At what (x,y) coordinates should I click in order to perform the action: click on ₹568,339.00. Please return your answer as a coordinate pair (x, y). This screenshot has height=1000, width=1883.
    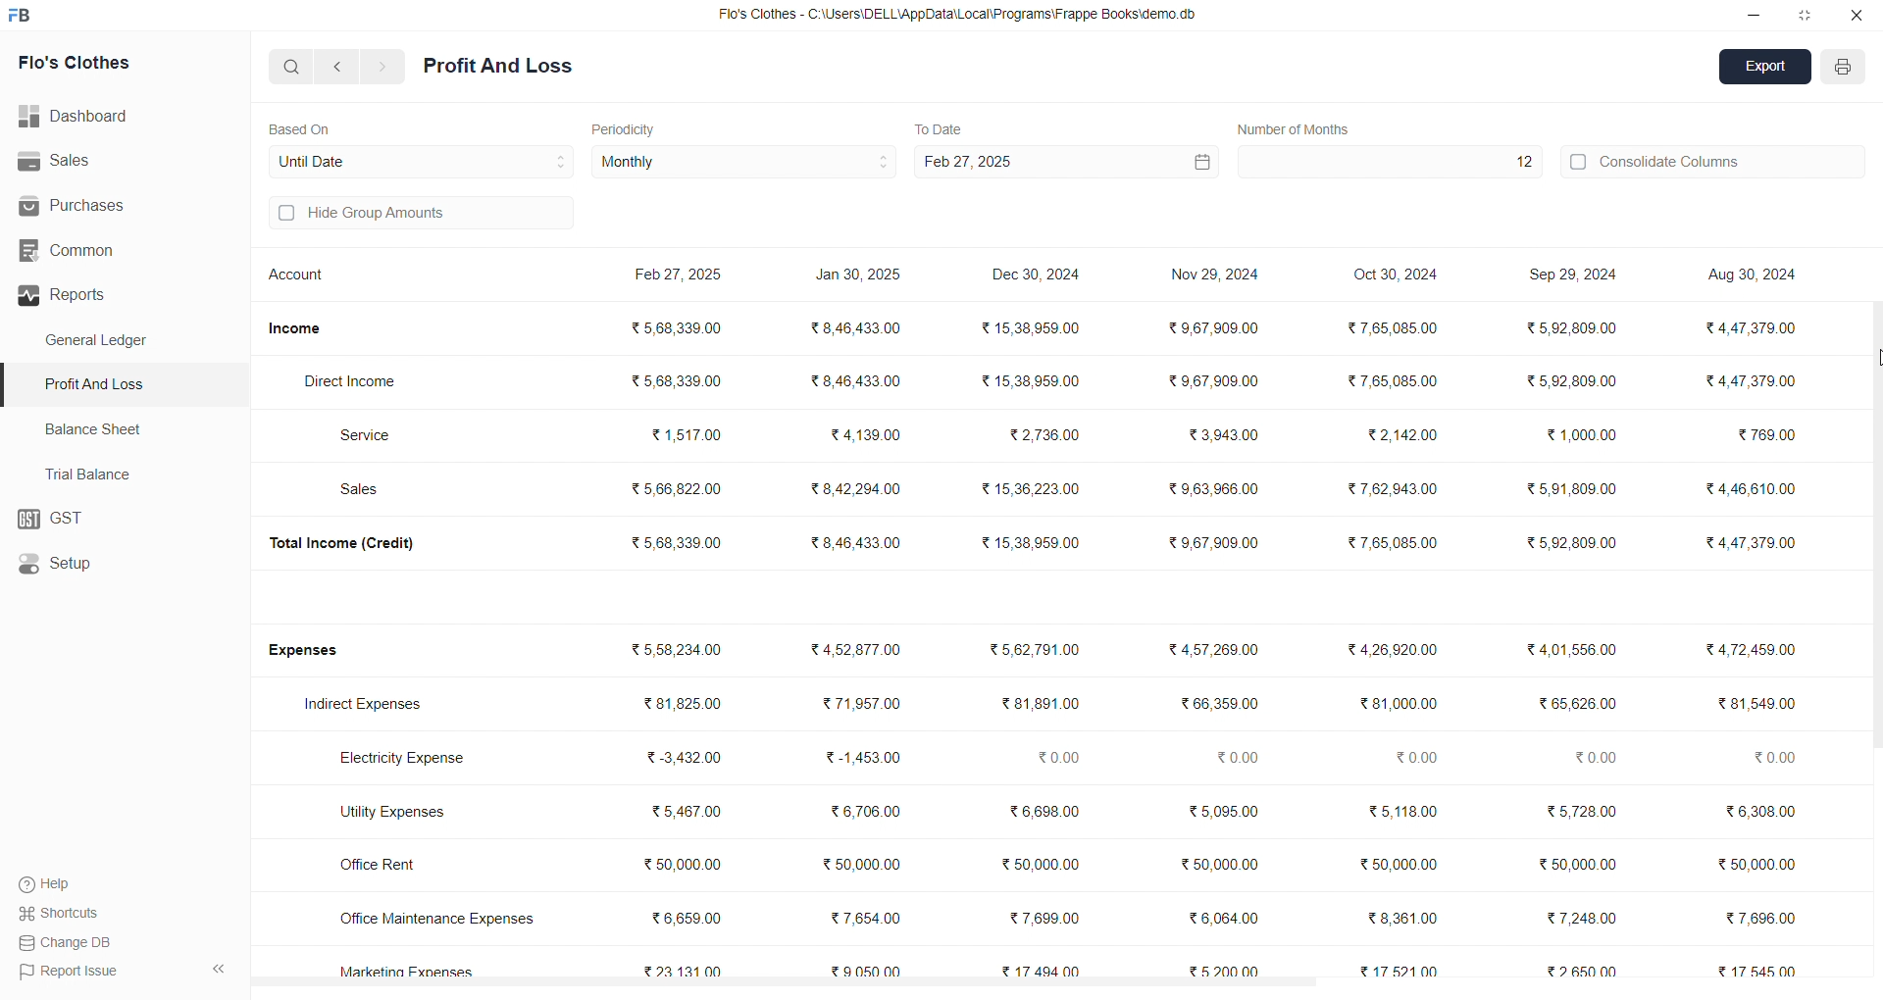
    Looking at the image, I should click on (680, 378).